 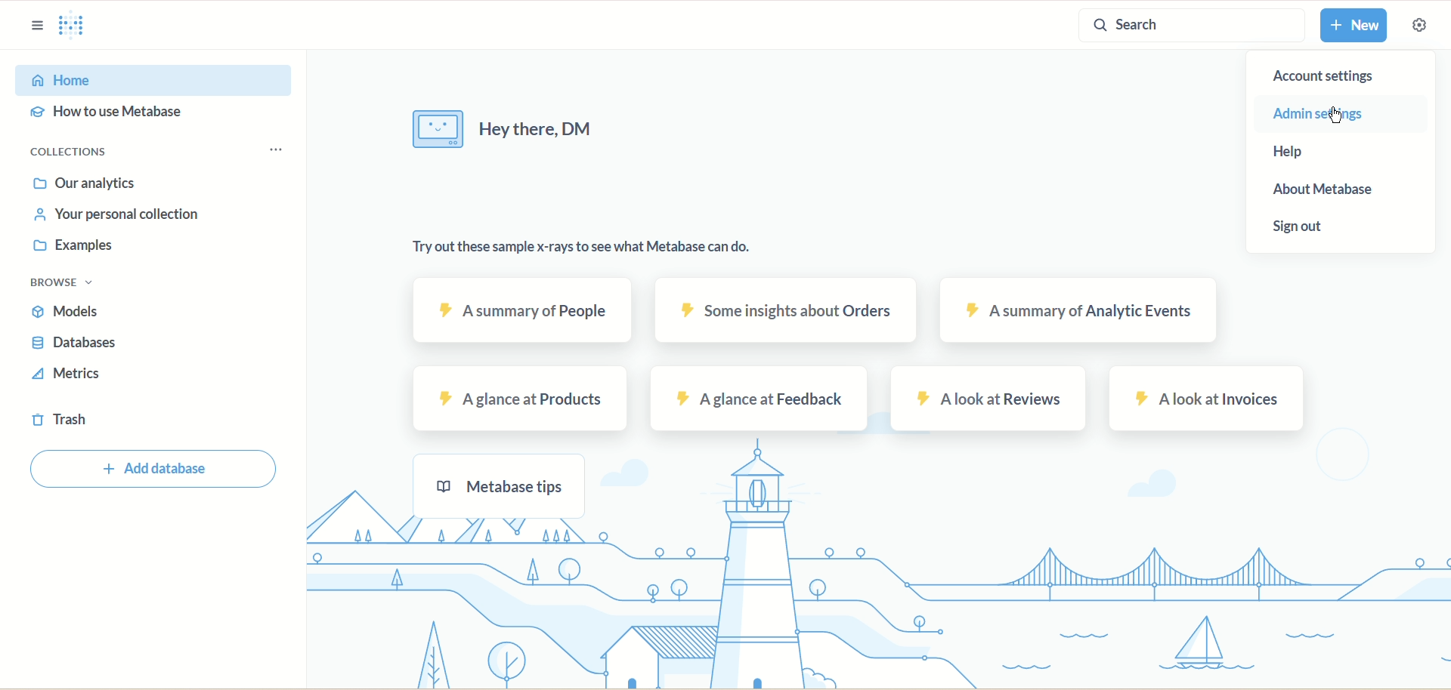 I want to click on Add database, so click(x=148, y=470).